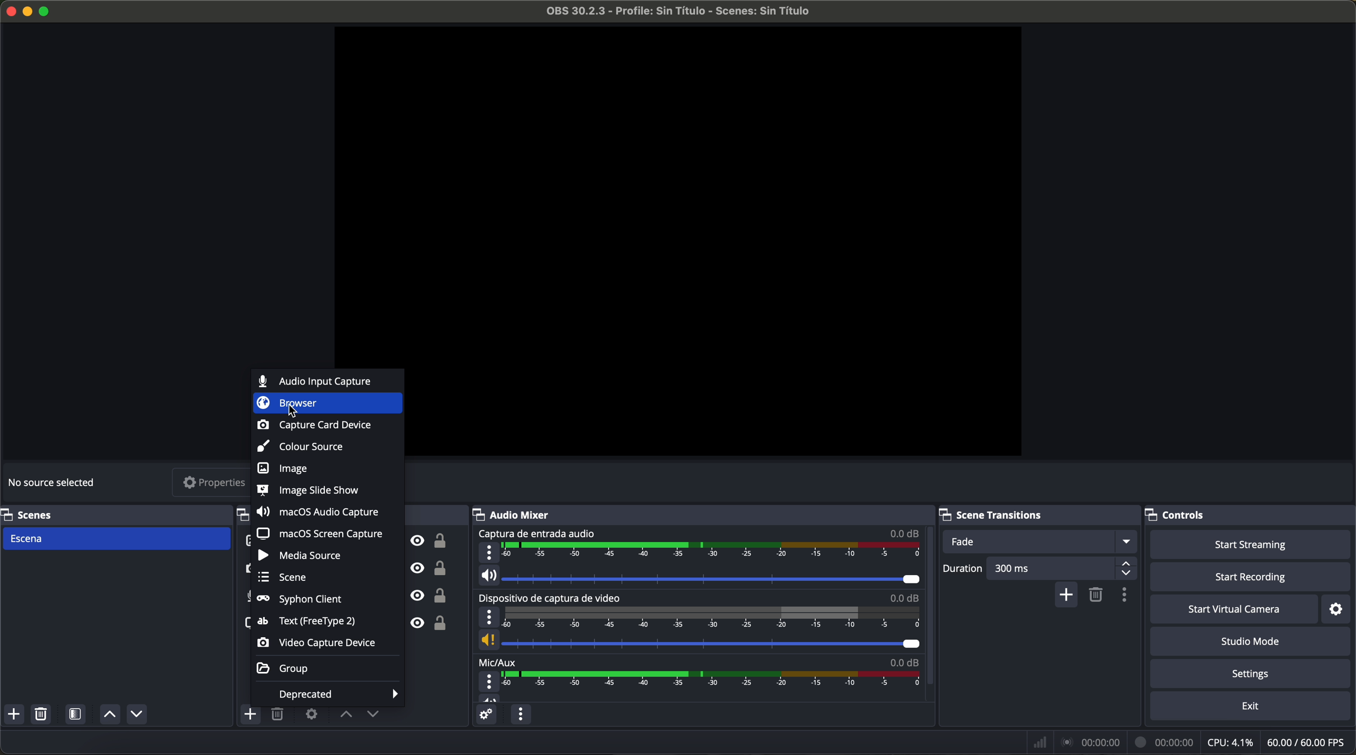 Image resolution: width=1356 pixels, height=755 pixels. I want to click on minimize program, so click(27, 13).